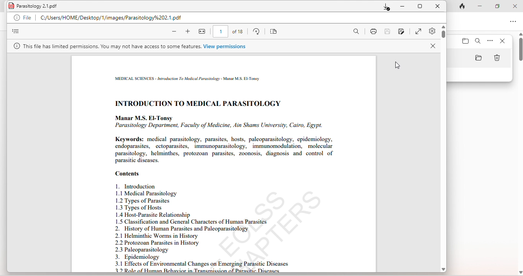 This screenshot has height=276, width=523. What do you see at coordinates (435, 46) in the screenshot?
I see `close` at bounding box center [435, 46].